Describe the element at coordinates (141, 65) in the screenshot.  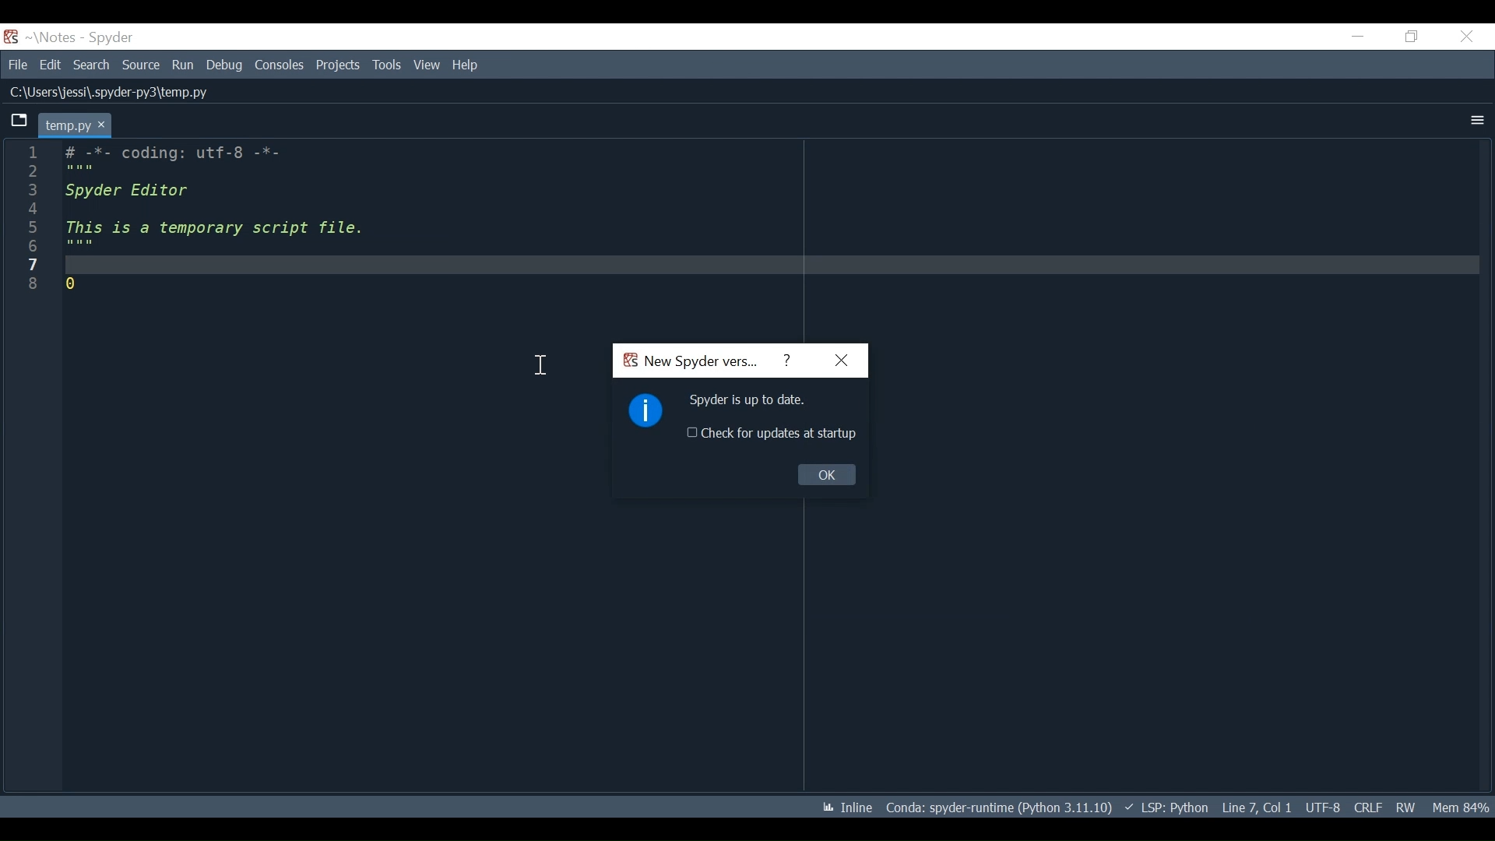
I see `Source` at that location.